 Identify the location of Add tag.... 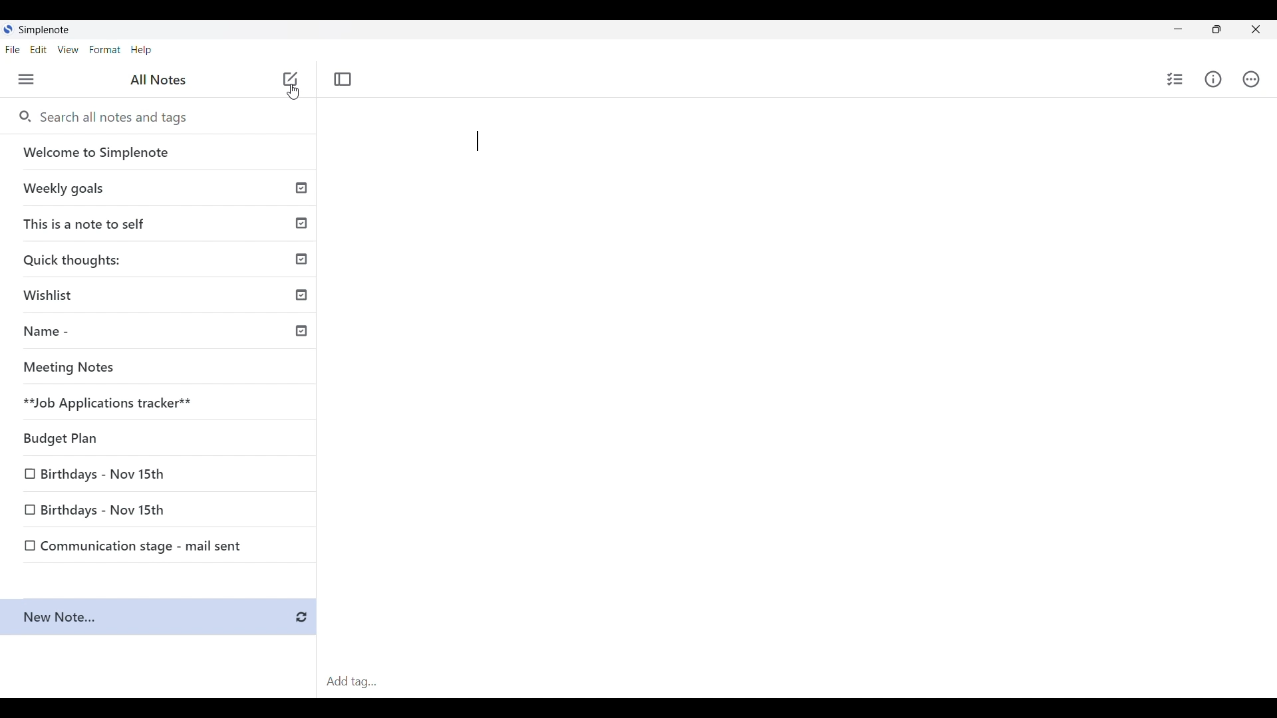
(356, 681).